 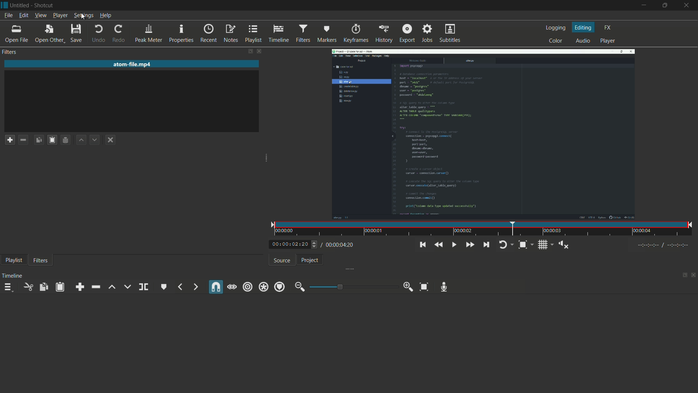 I want to click on project name, so click(x=21, y=5).